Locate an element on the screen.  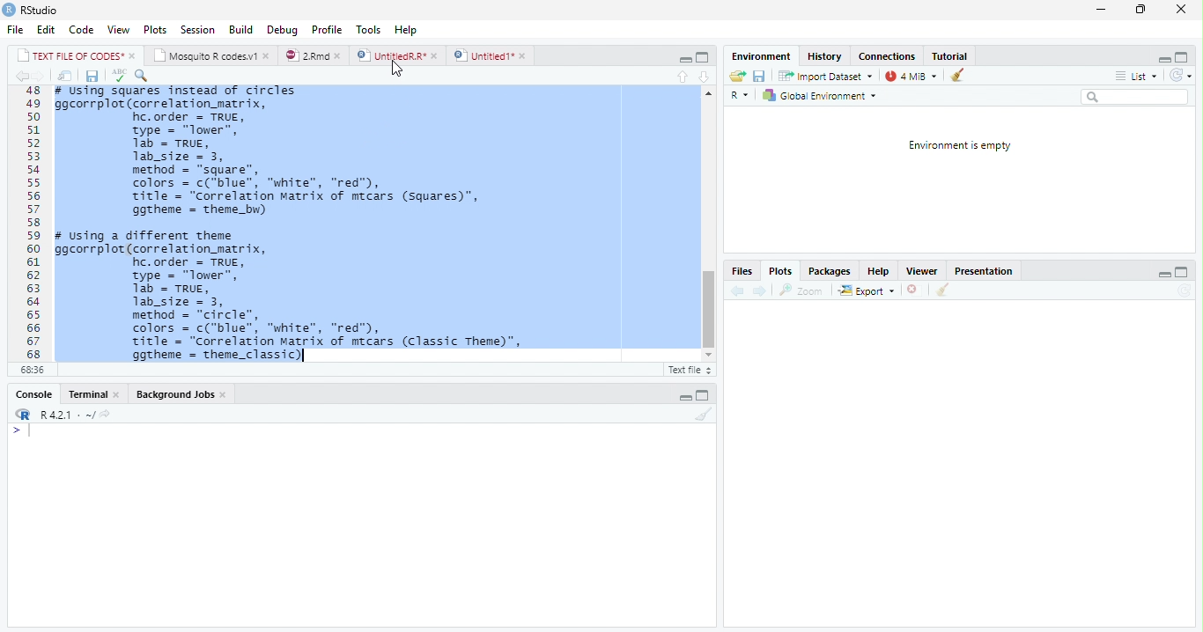
68:36 is located at coordinates (31, 371).